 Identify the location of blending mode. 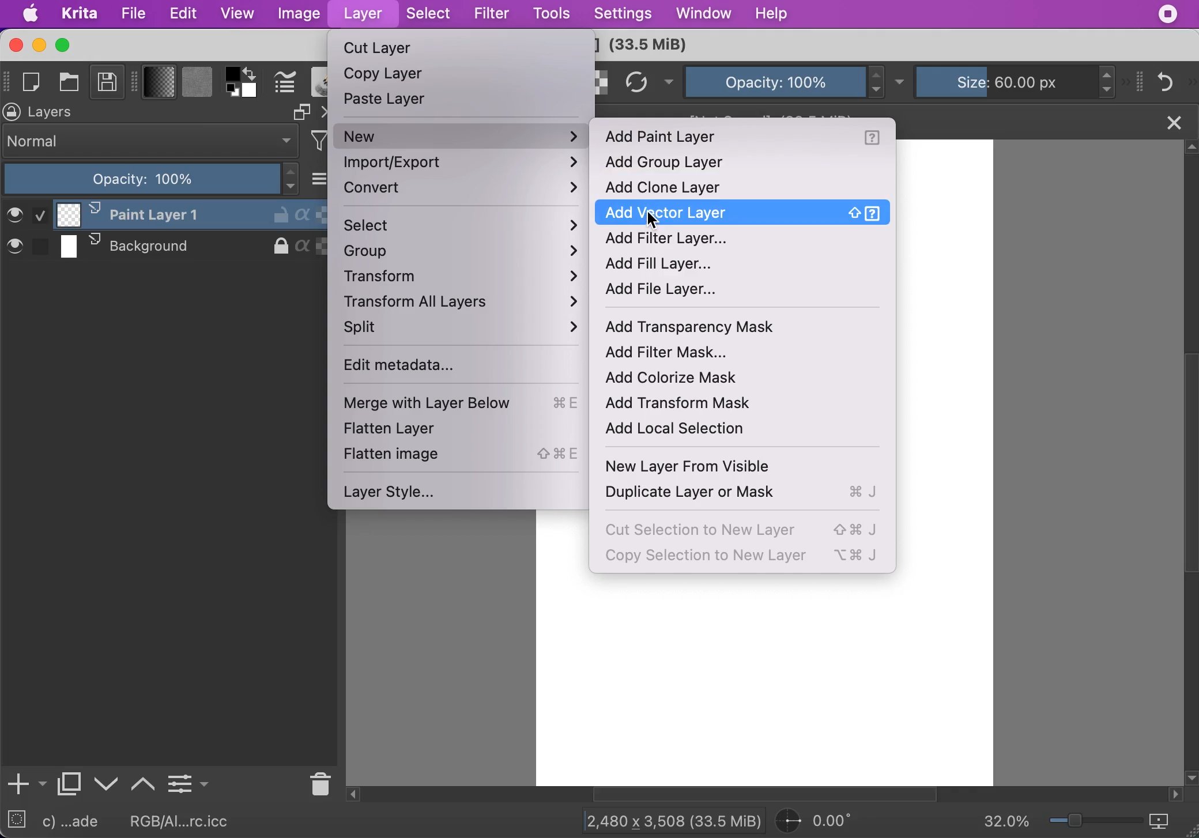
(151, 141).